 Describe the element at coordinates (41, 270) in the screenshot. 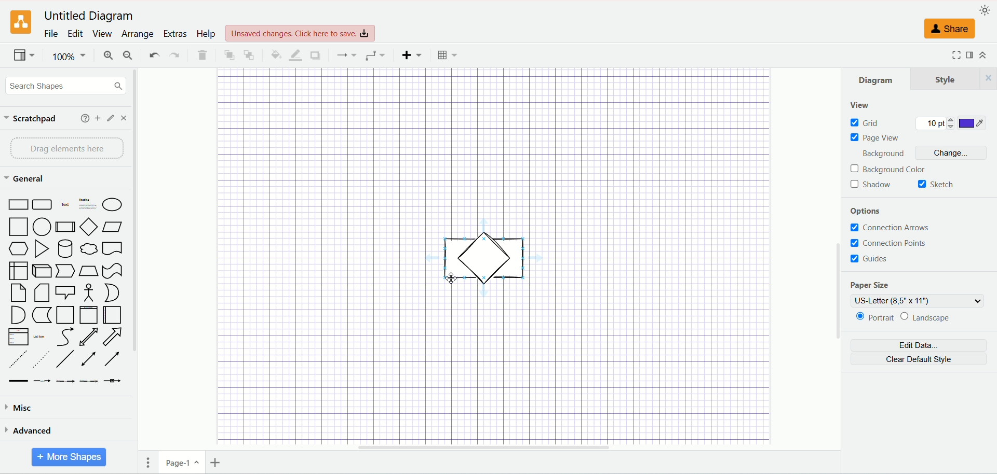

I see `cube` at that location.